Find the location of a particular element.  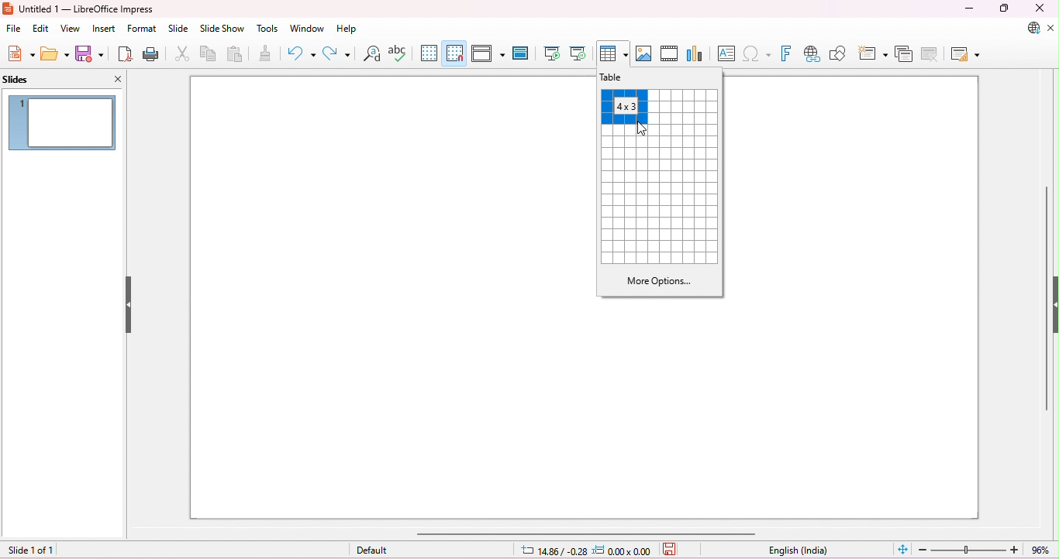

edit is located at coordinates (42, 29).